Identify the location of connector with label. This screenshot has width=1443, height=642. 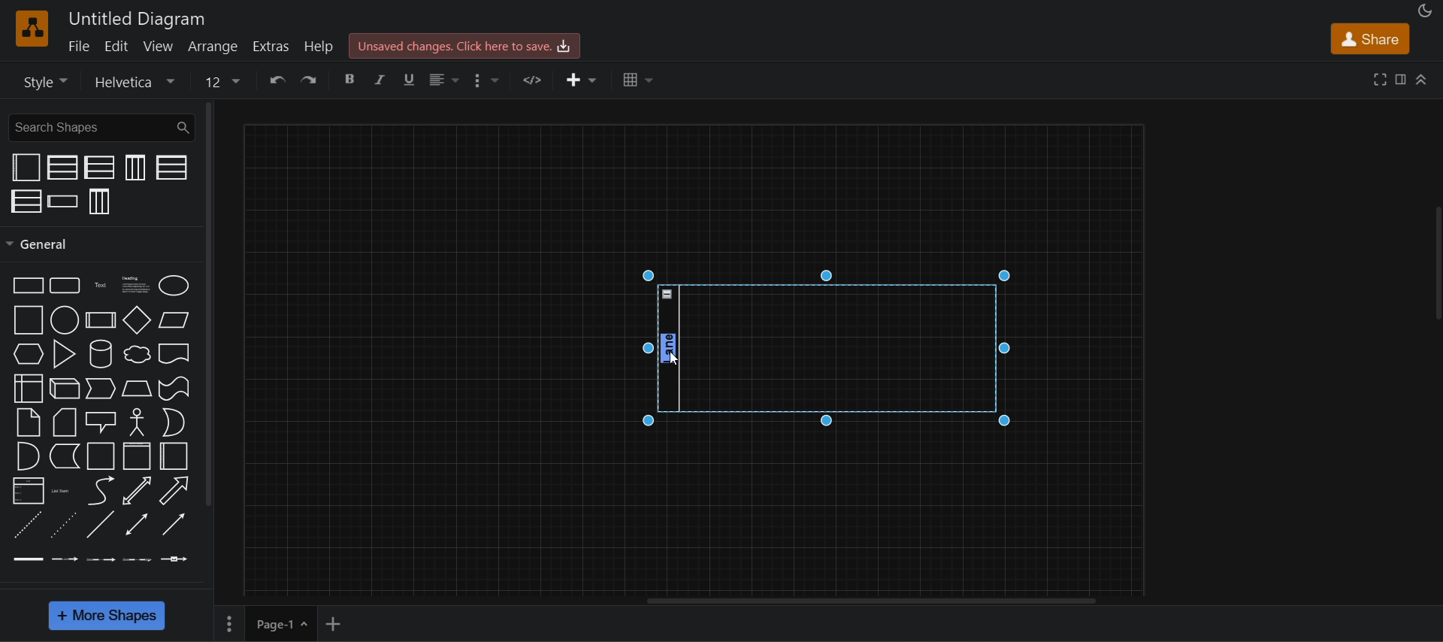
(64, 560).